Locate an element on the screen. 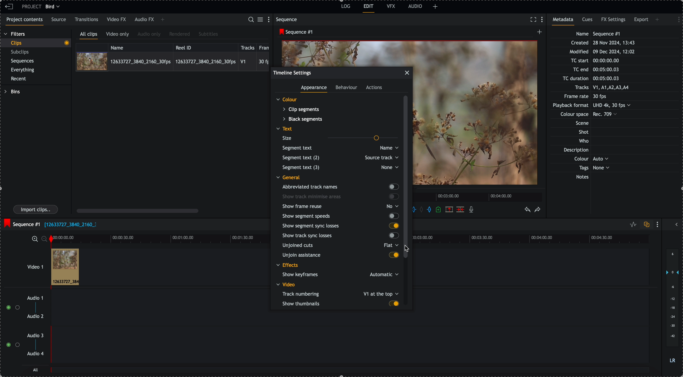  audio 2 is located at coordinates (34, 317).